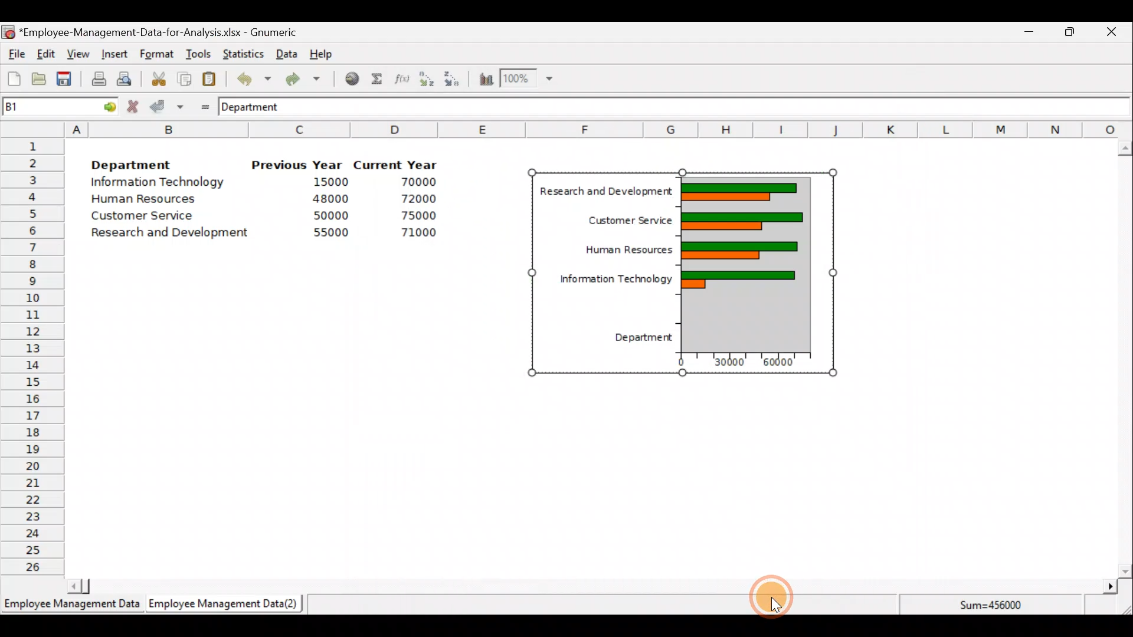 Image resolution: width=1133 pixels, height=637 pixels. I want to click on Scroll bar, so click(591, 585).